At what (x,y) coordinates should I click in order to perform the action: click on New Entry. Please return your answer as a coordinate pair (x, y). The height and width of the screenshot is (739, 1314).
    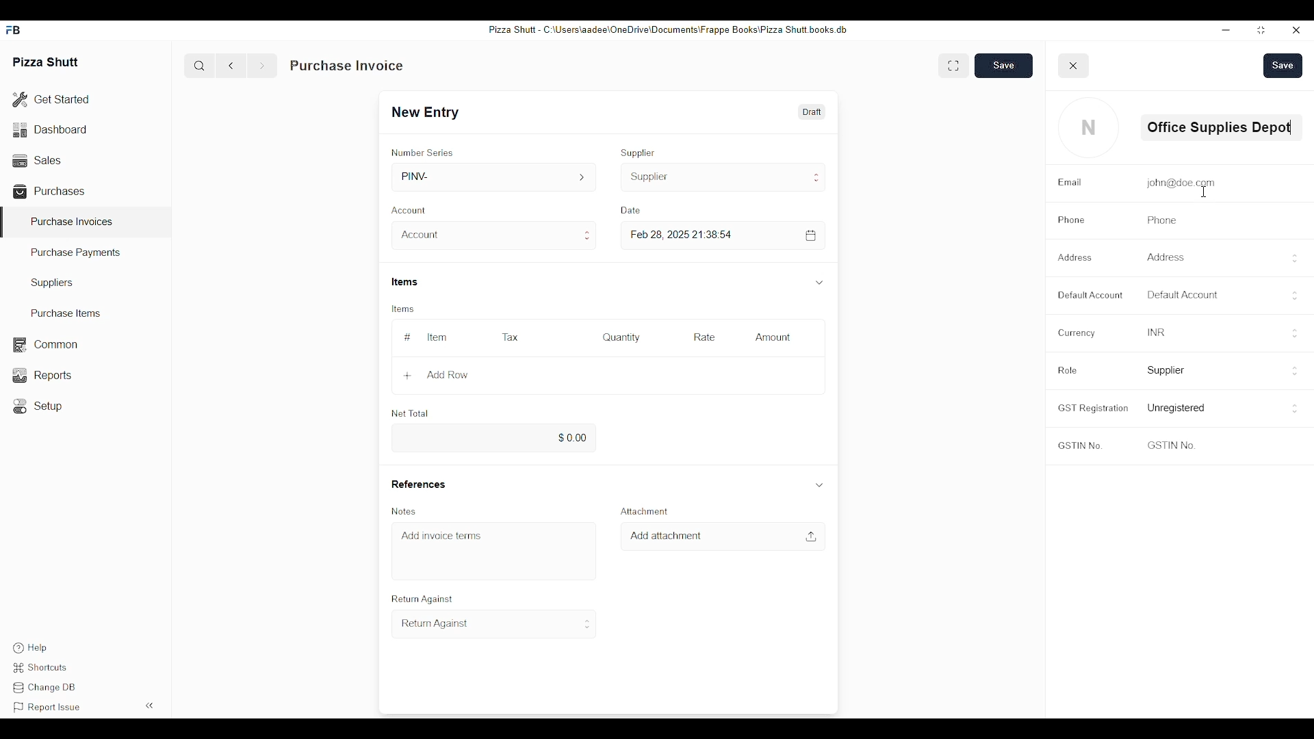
    Looking at the image, I should click on (430, 112).